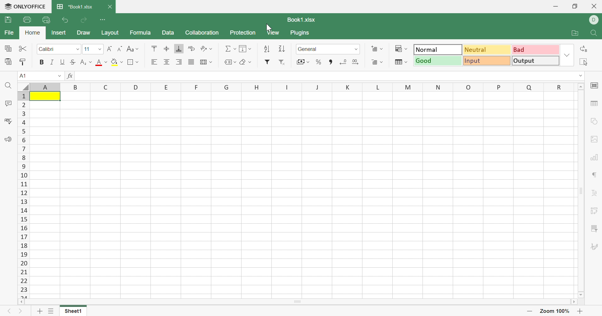  I want to click on Cursor, so click(269, 27).